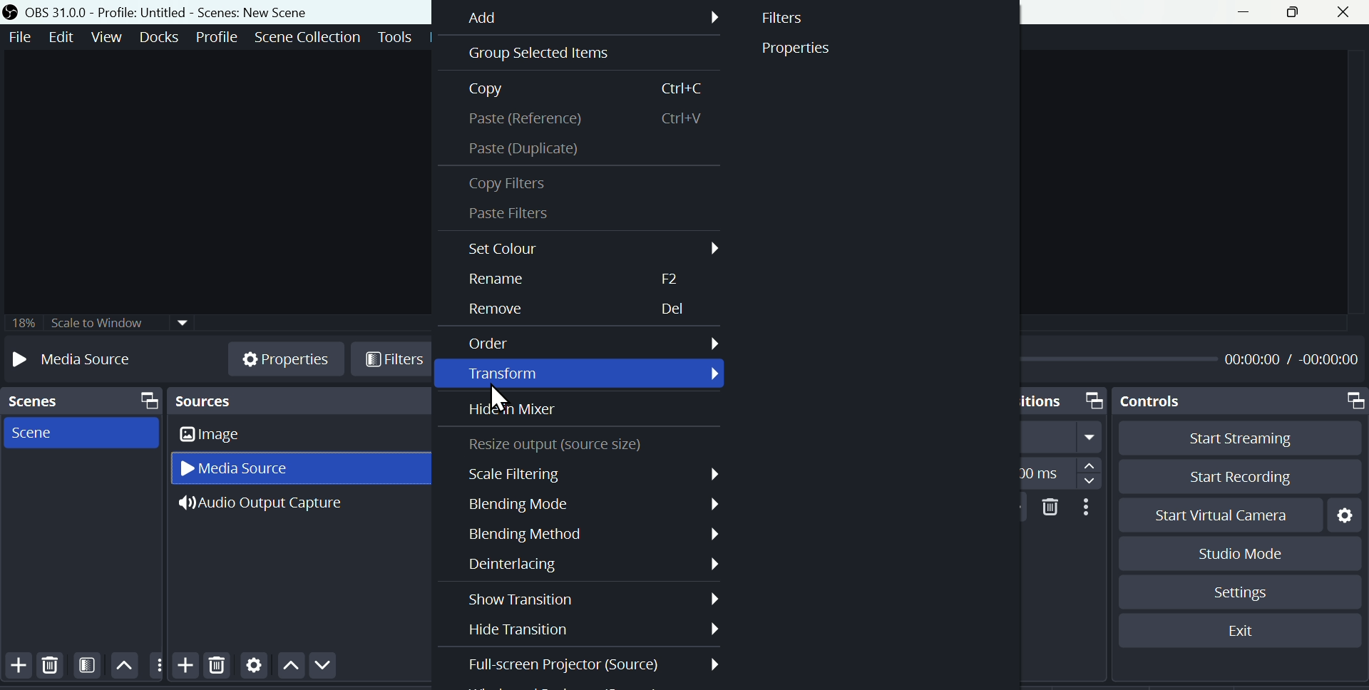 The height and width of the screenshot is (690, 1369). I want to click on Hyde transition, so click(588, 631).